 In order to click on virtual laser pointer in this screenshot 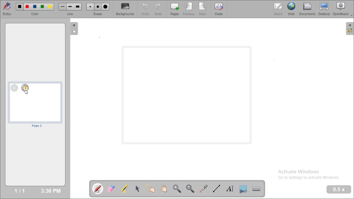, I will do `click(204, 188)`.